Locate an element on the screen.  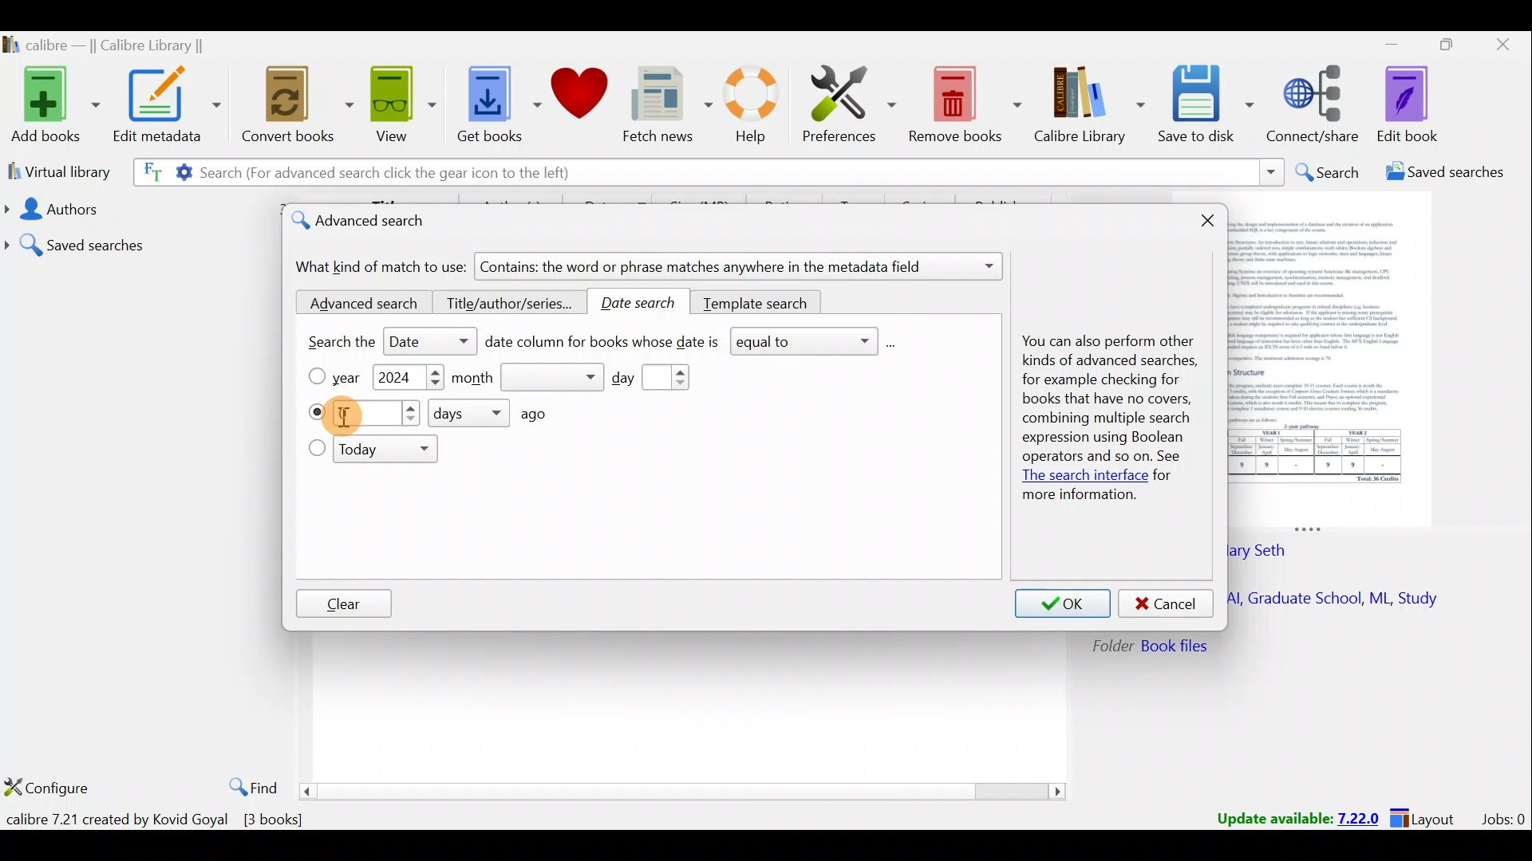
Search dropdown is located at coordinates (1270, 172).